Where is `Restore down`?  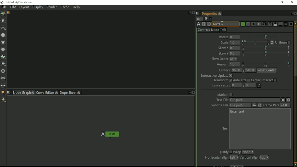 Restore down is located at coordinates (281, 2).